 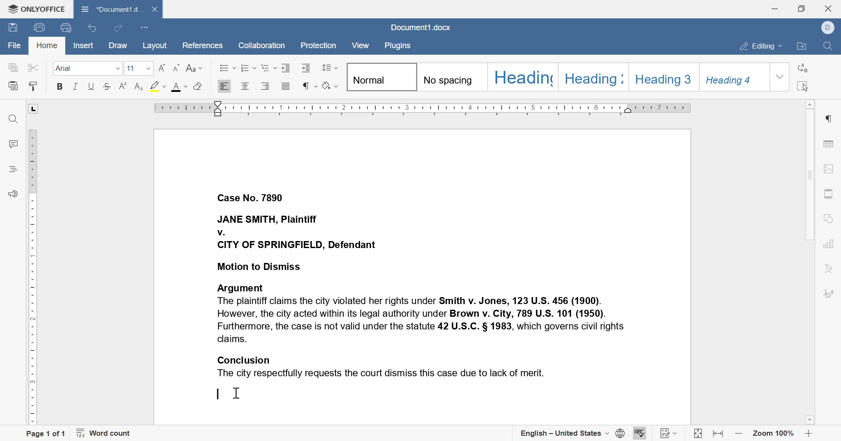 What do you see at coordinates (162, 69) in the screenshot?
I see `increment font size` at bounding box center [162, 69].